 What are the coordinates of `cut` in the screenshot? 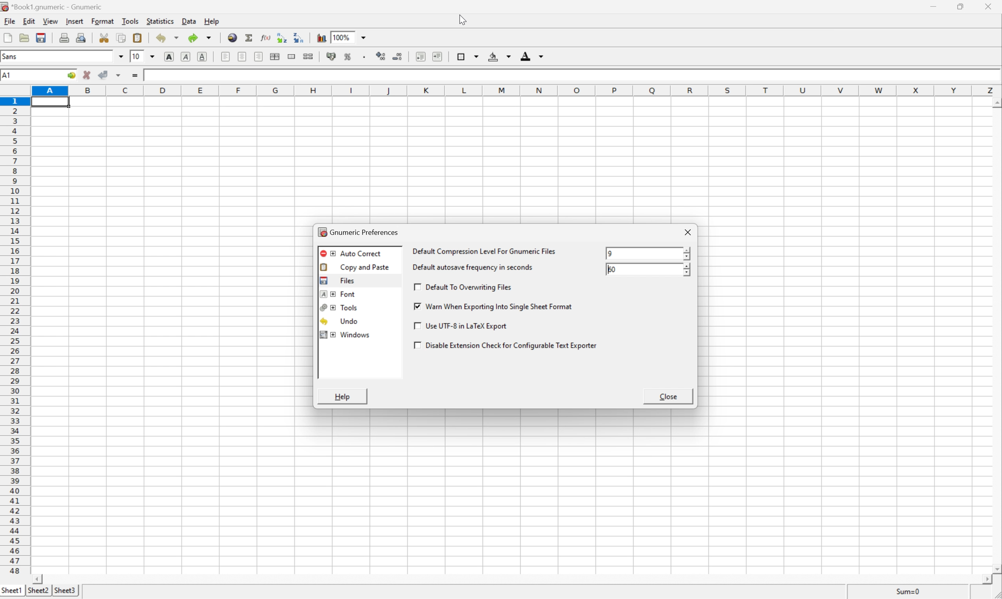 It's located at (103, 37).